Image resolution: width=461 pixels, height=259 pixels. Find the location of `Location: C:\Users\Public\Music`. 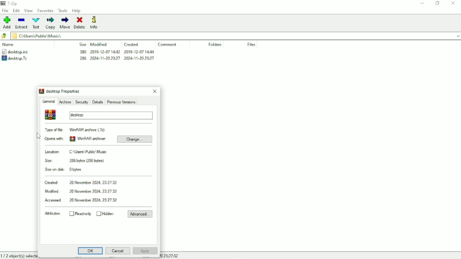

Location: C:\Users\Public\Music is located at coordinates (76, 152).